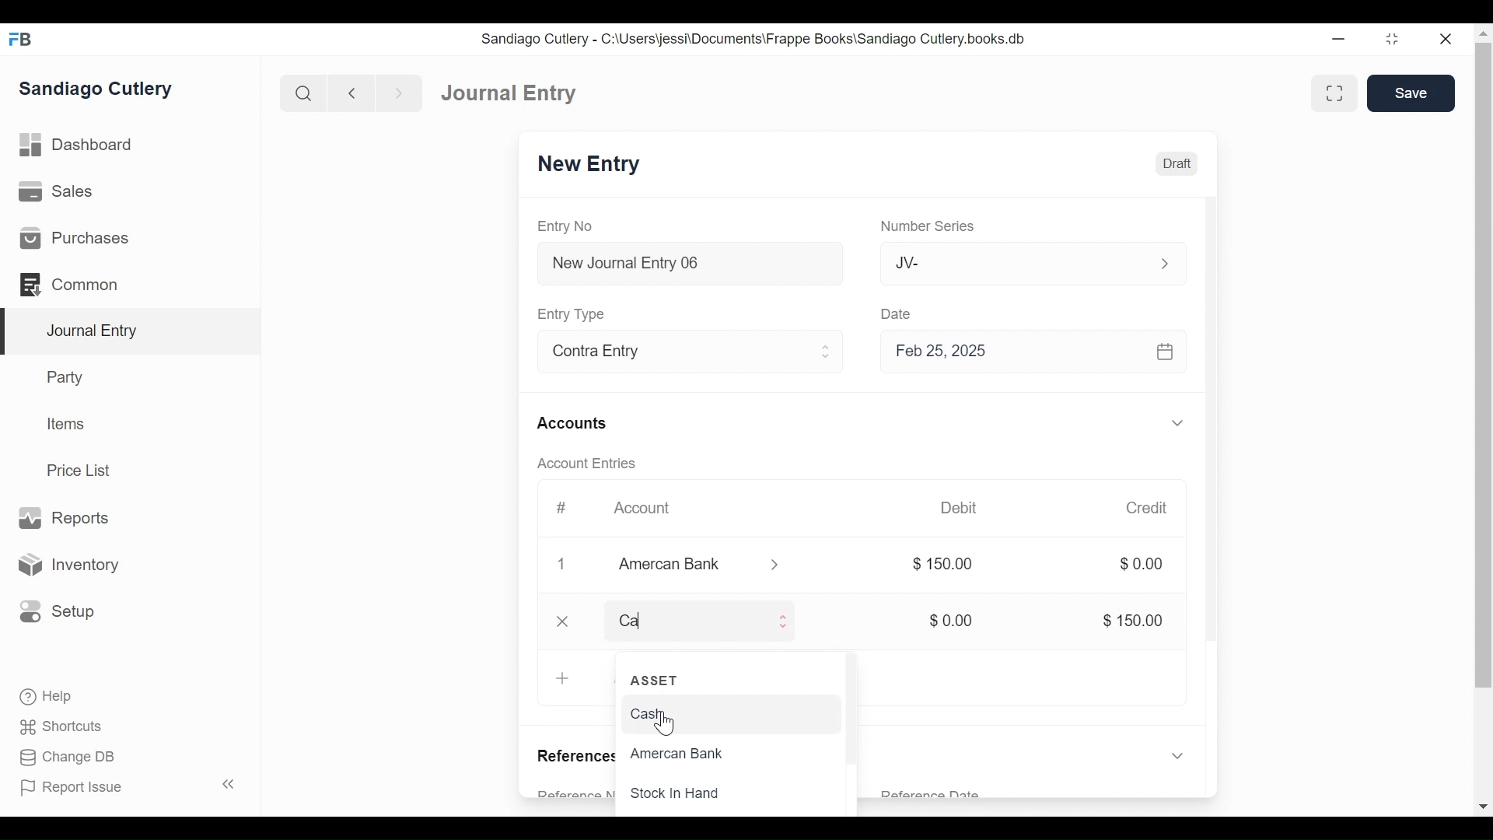 This screenshot has height=840, width=1493. I want to click on $ 150.00, so click(944, 565).